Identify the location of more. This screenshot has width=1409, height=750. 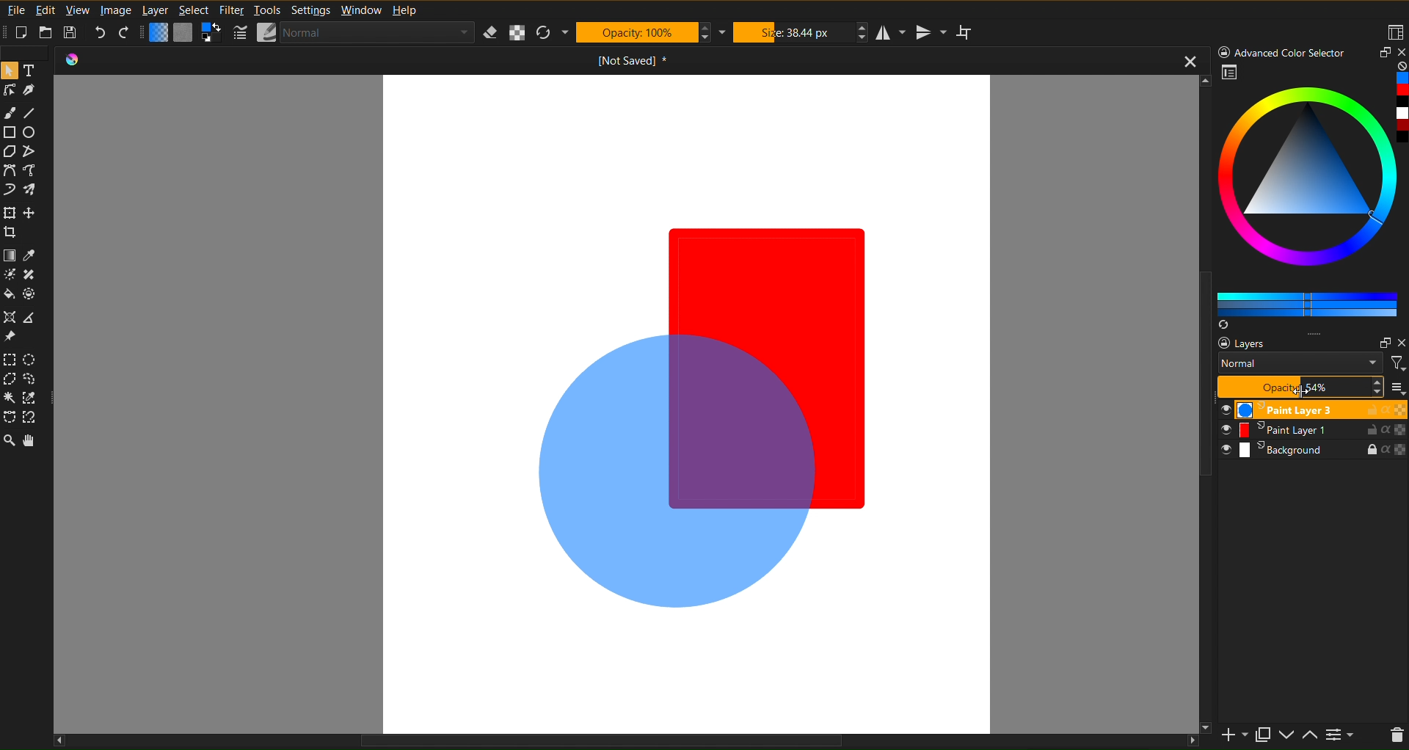
(1398, 389).